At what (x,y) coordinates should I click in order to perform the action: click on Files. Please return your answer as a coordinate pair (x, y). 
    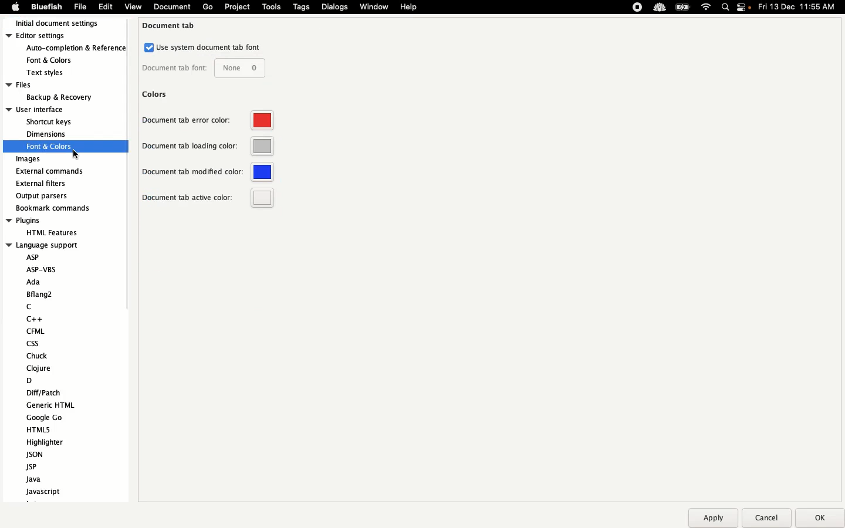
    Looking at the image, I should click on (50, 84).